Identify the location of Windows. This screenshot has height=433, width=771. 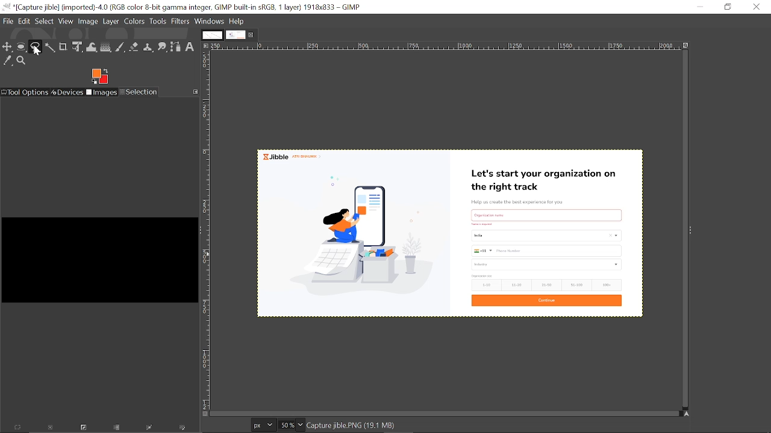
(210, 21).